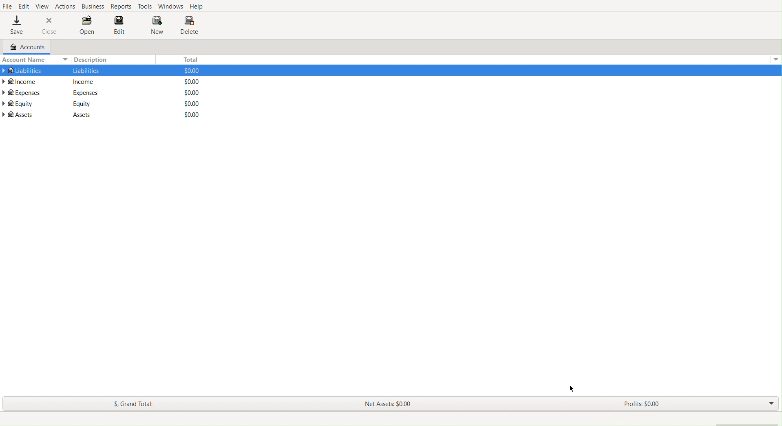 The height and width of the screenshot is (426, 782). I want to click on Business, so click(93, 7).